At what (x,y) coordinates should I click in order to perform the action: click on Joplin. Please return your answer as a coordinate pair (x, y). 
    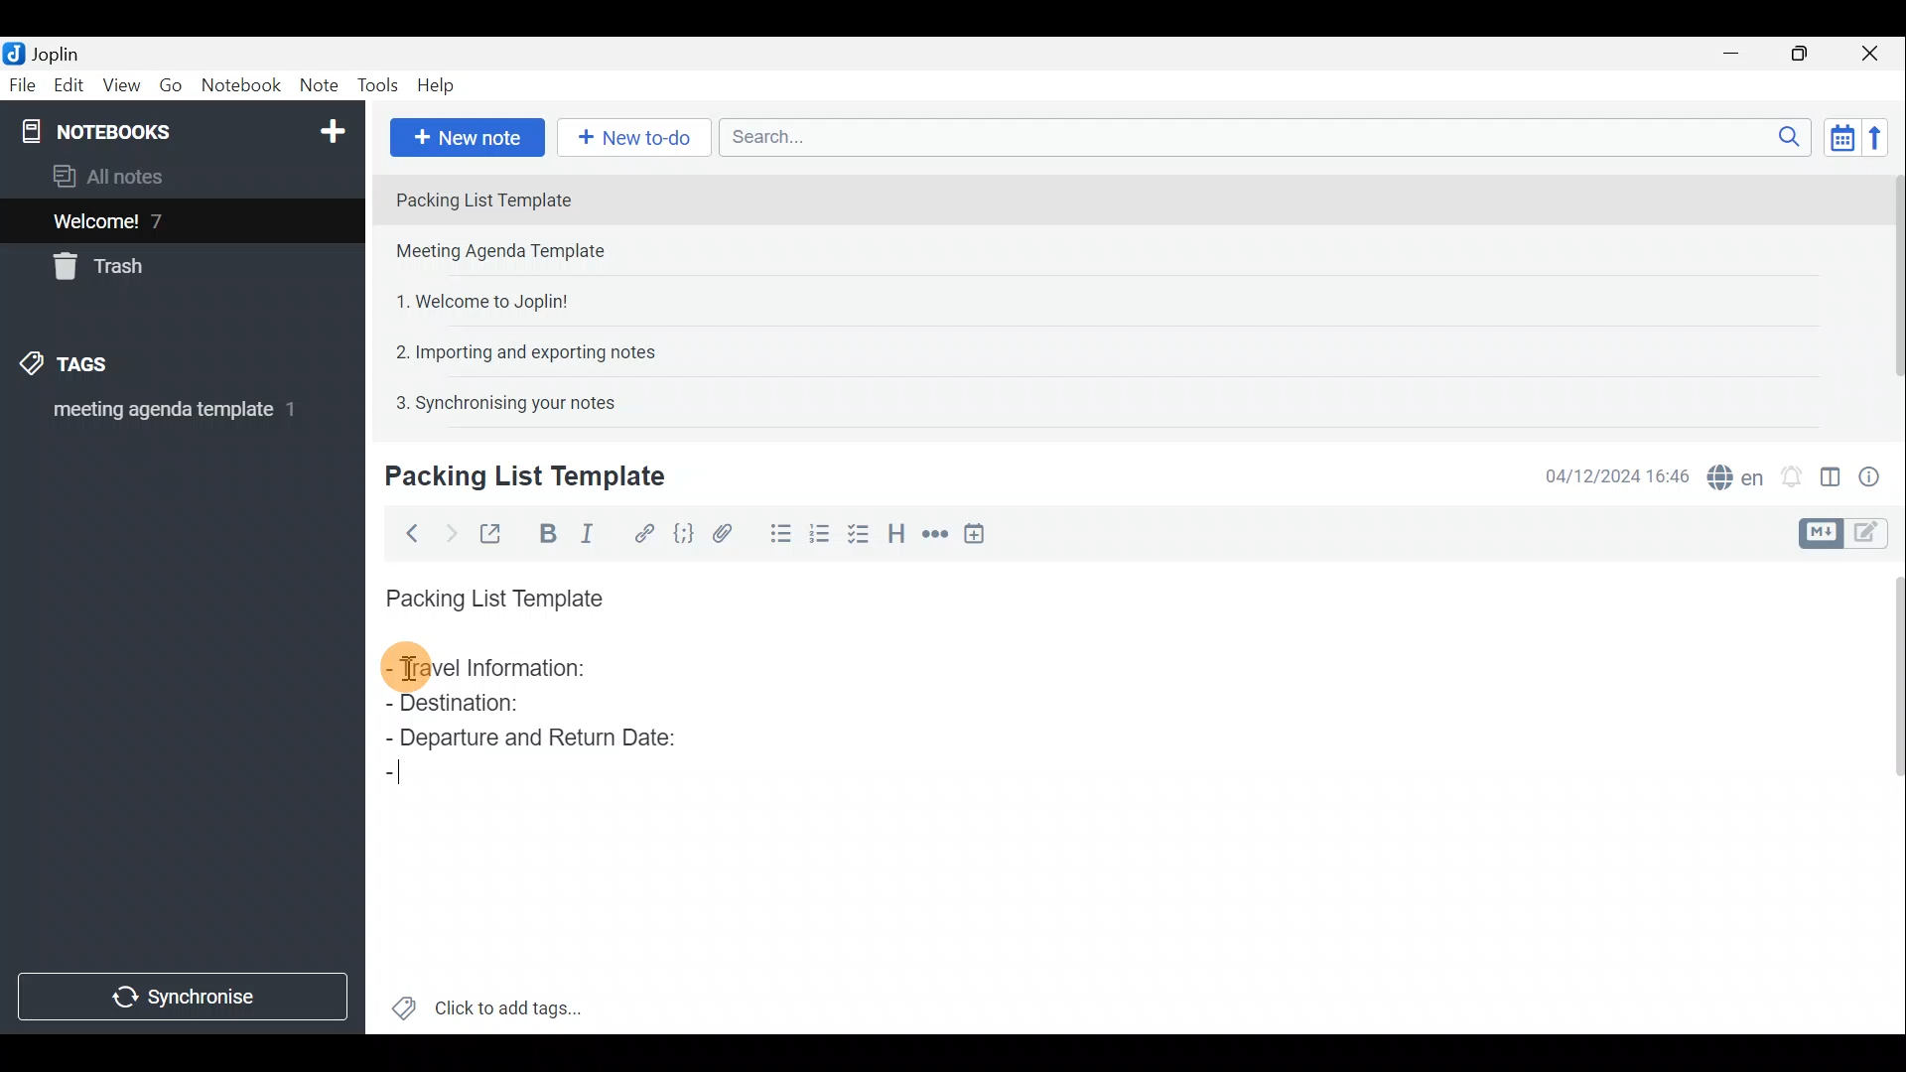
    Looking at the image, I should click on (47, 53).